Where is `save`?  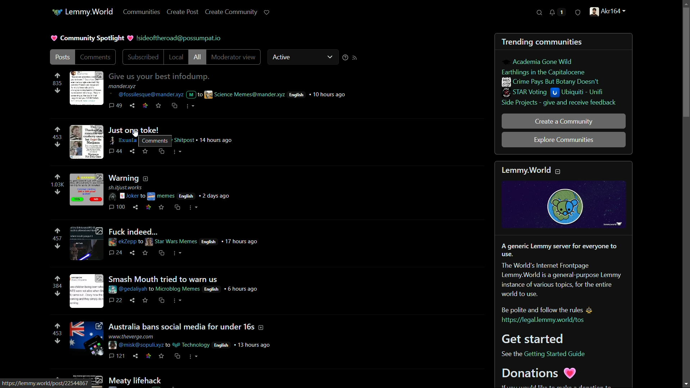 save is located at coordinates (146, 253).